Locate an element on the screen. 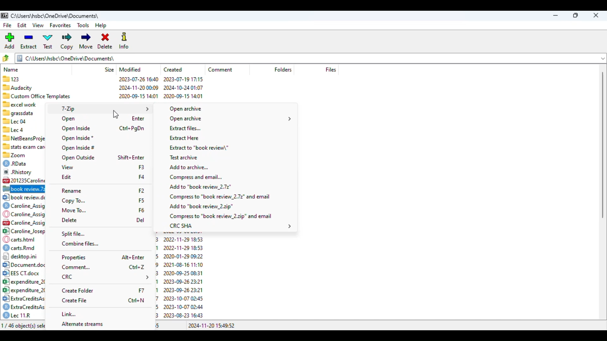  view is located at coordinates (68, 167).